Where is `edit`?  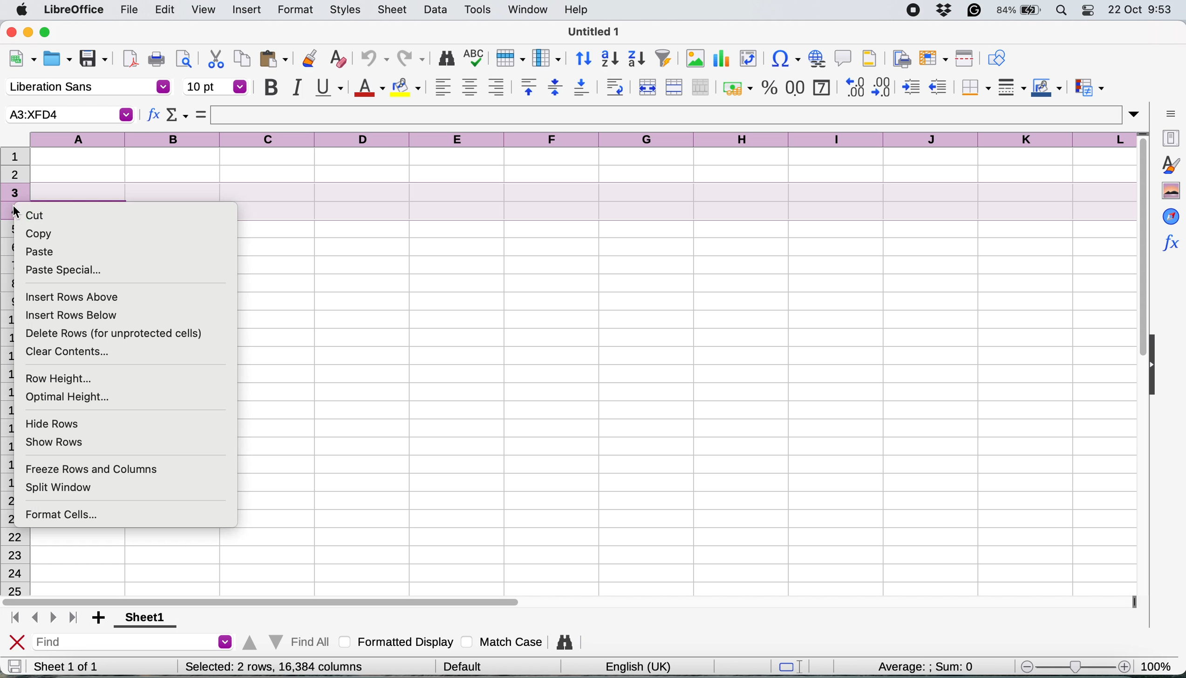
edit is located at coordinates (166, 9).